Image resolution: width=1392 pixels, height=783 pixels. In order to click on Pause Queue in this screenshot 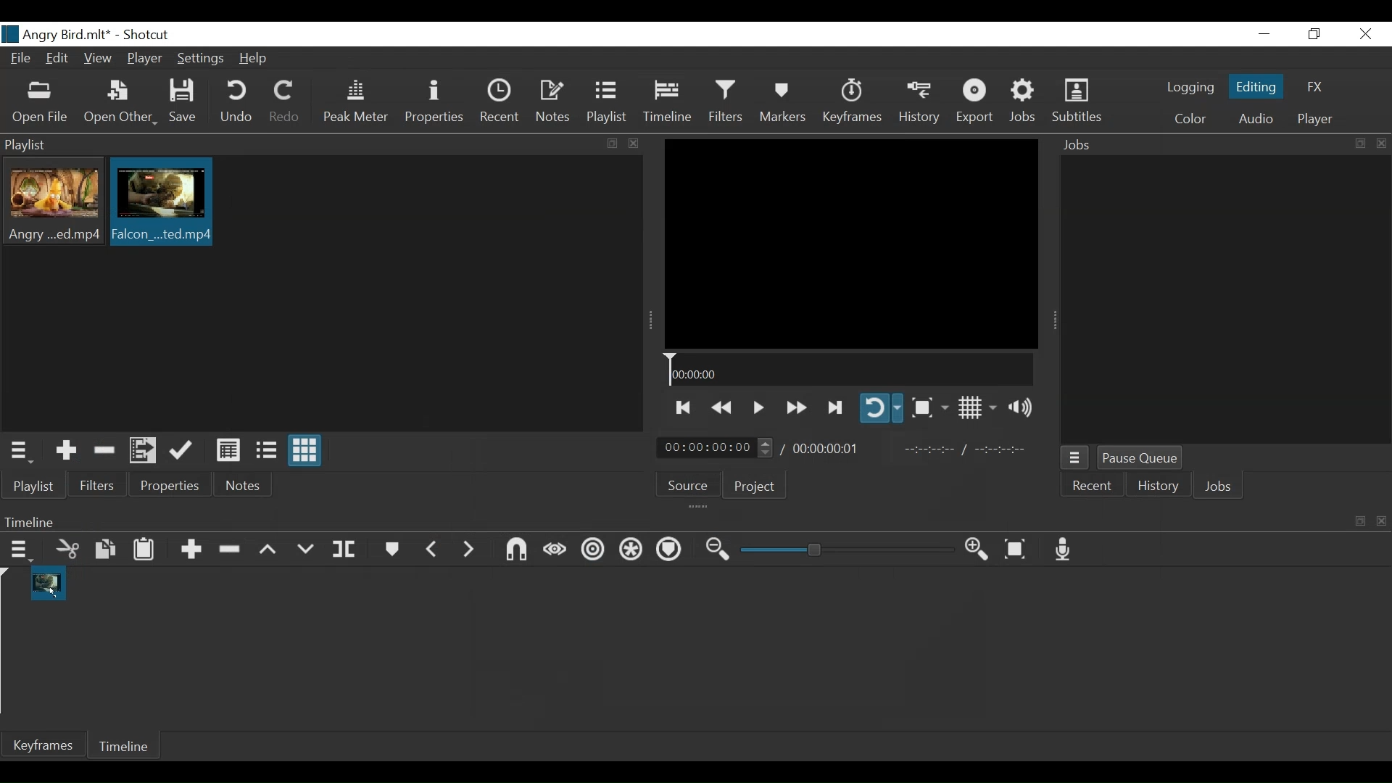, I will do `click(1142, 459)`.